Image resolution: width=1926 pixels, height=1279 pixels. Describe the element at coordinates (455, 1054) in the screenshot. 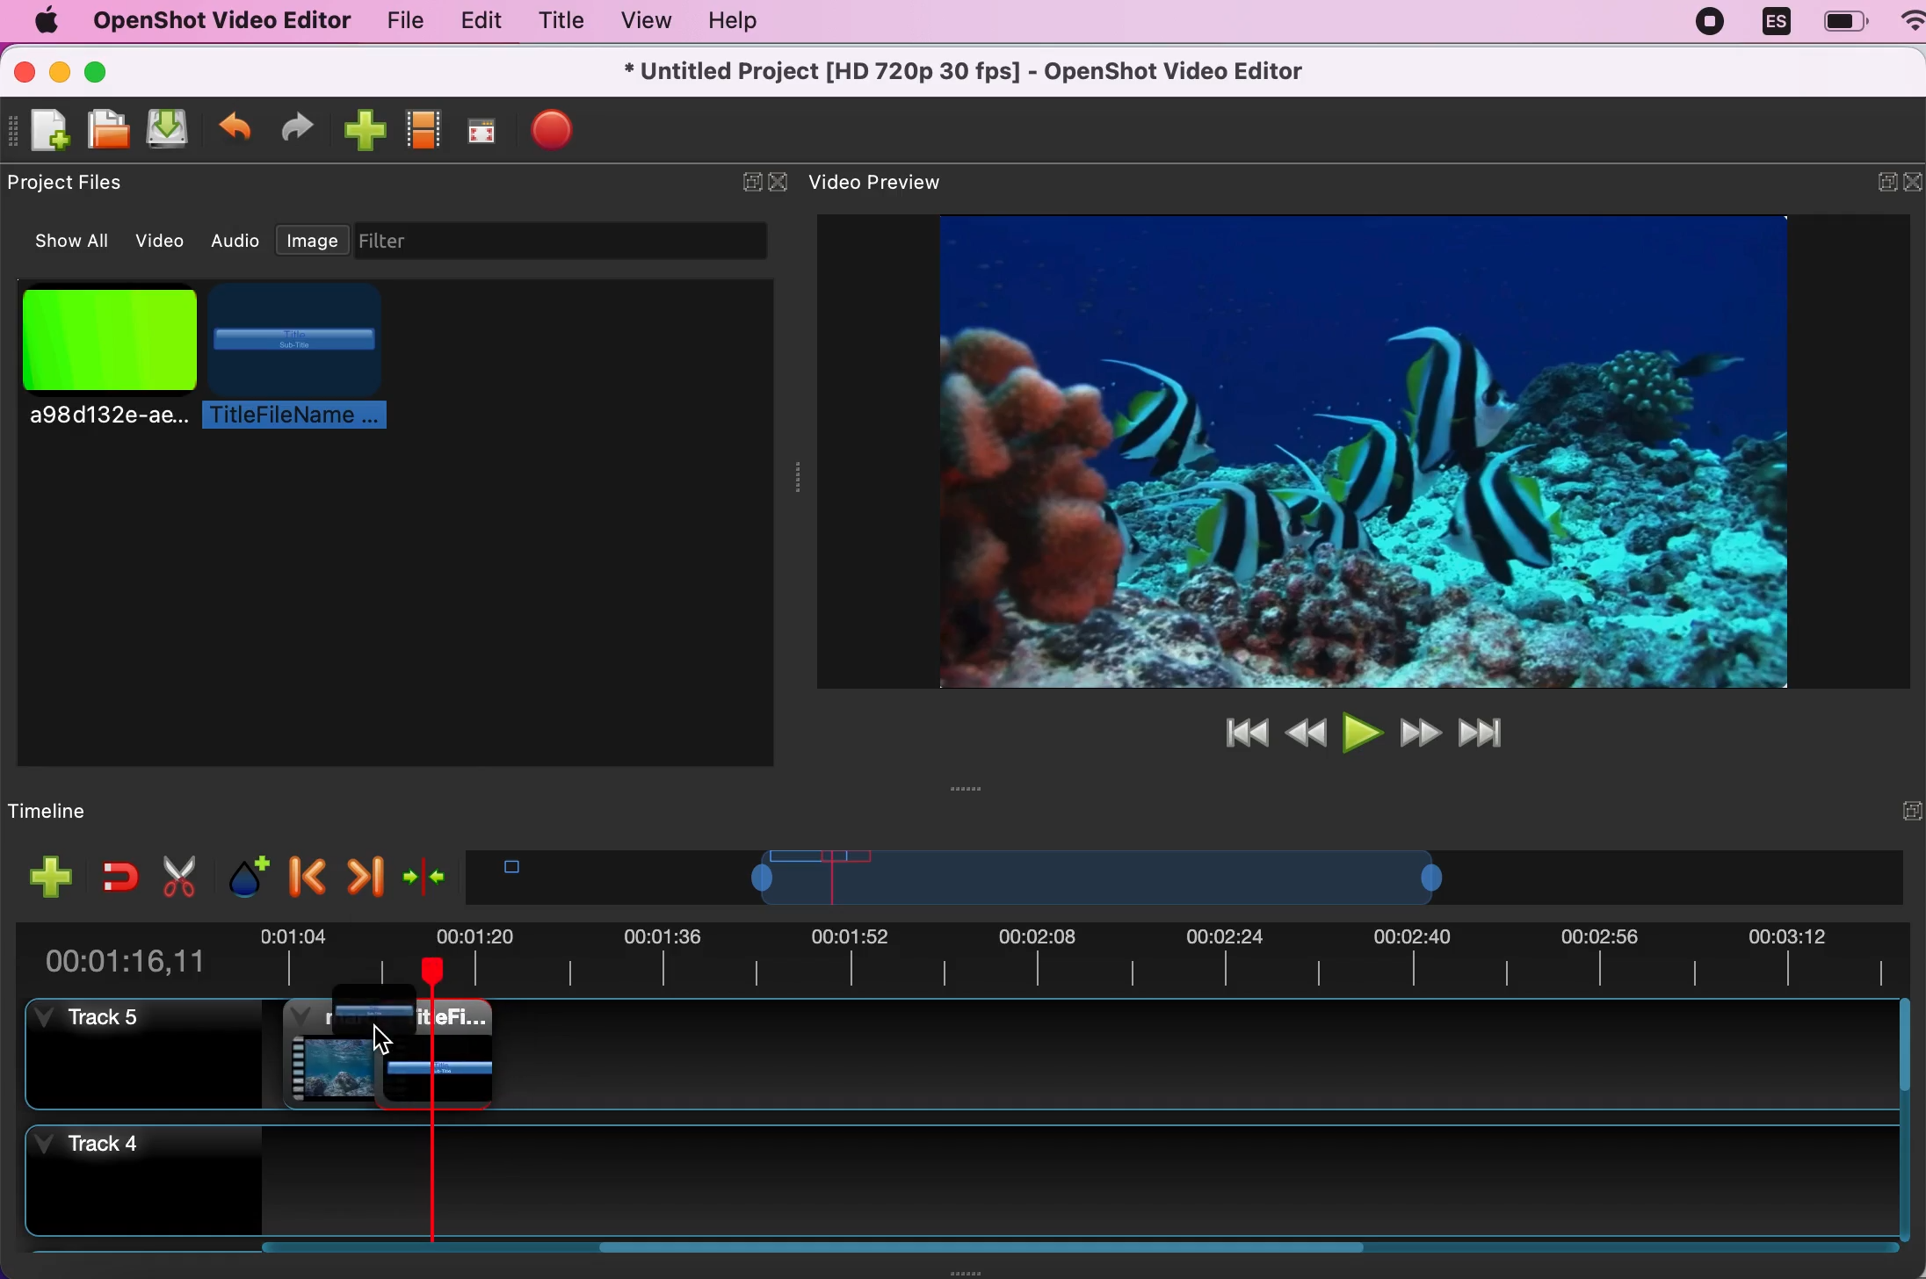

I see `clip 2` at that location.